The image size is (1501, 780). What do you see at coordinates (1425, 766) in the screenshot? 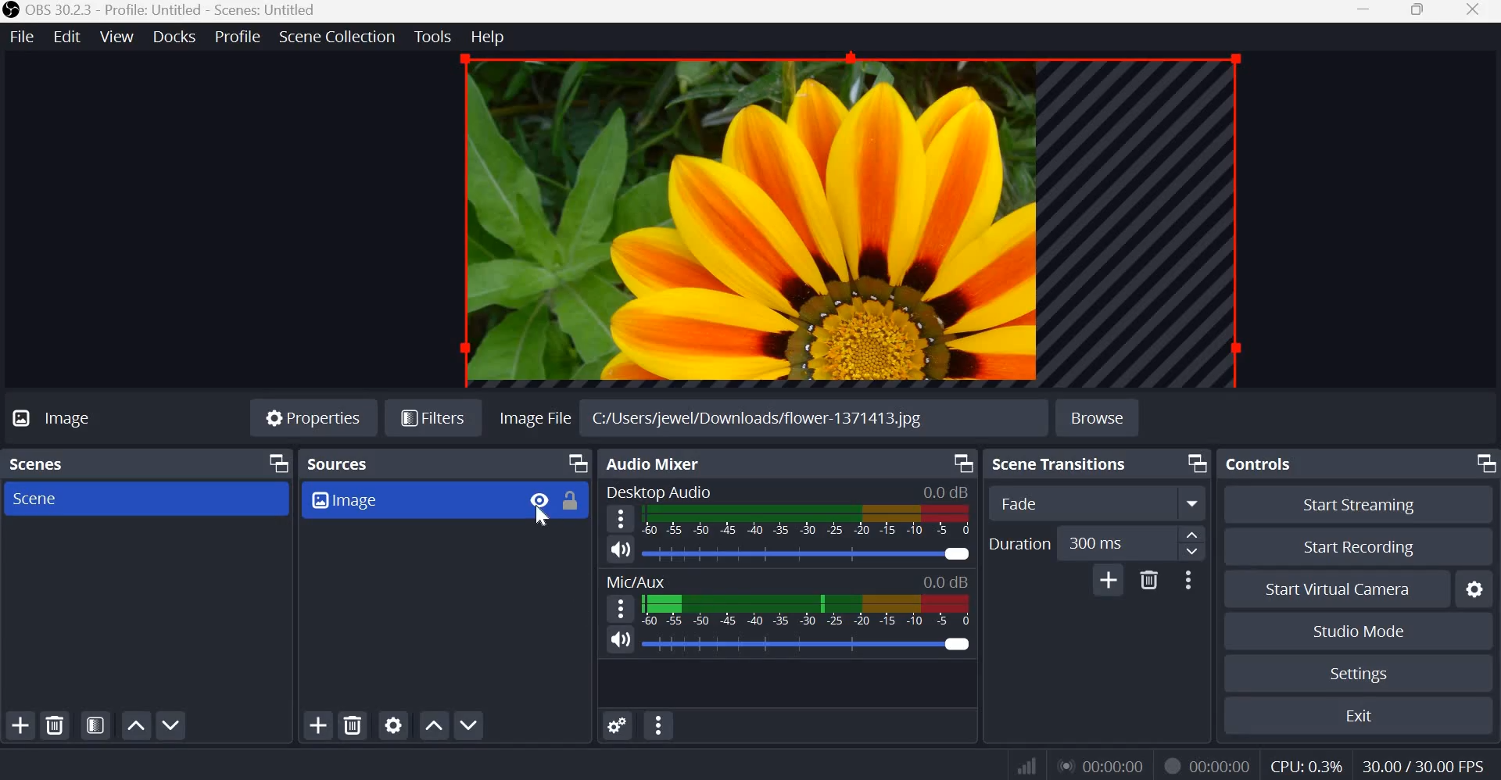
I see `Frame Rate (FPS)` at bounding box center [1425, 766].